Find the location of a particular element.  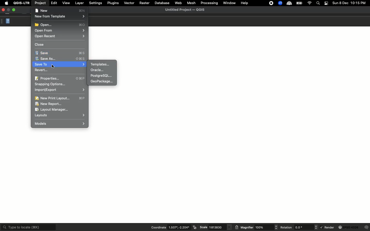

Untitled is located at coordinates (185, 10).